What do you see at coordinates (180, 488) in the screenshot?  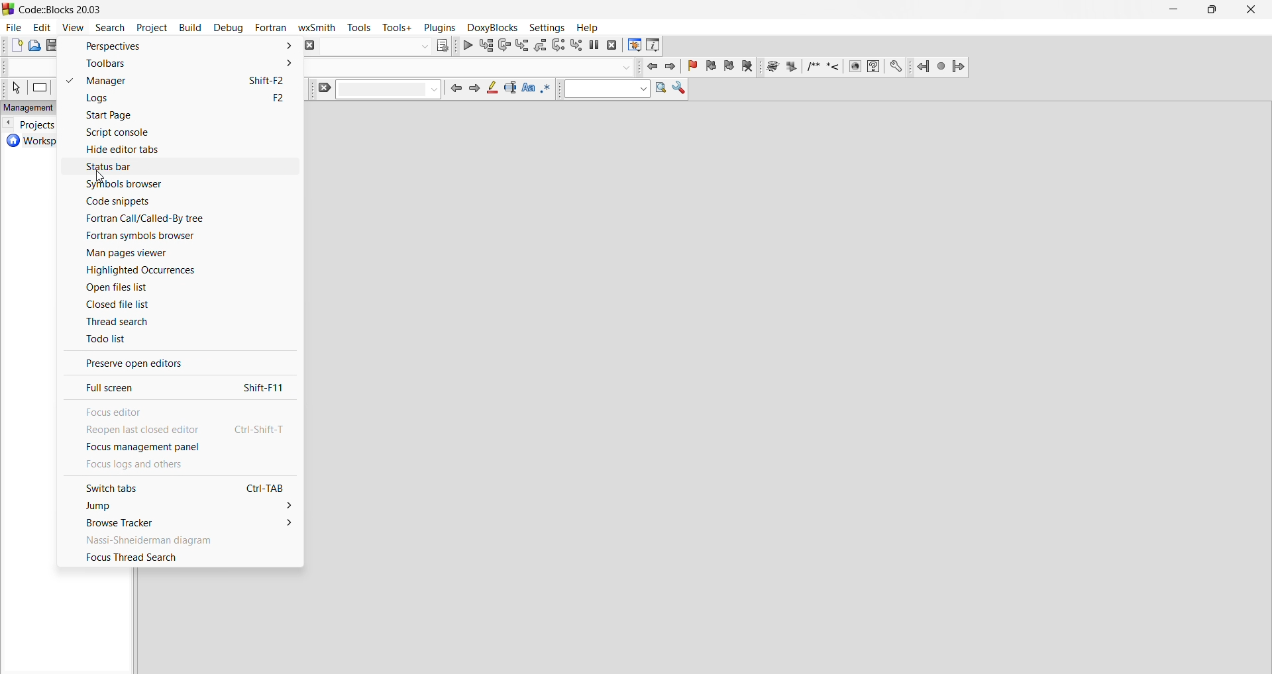 I see `switch tabs` at bounding box center [180, 488].